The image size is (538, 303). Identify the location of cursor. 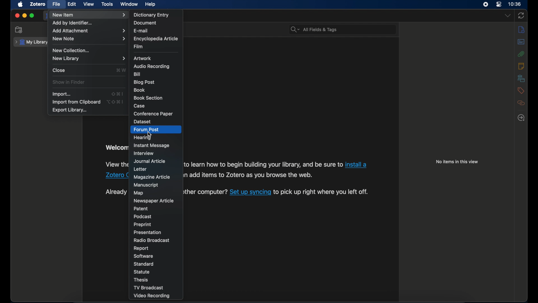
(149, 134).